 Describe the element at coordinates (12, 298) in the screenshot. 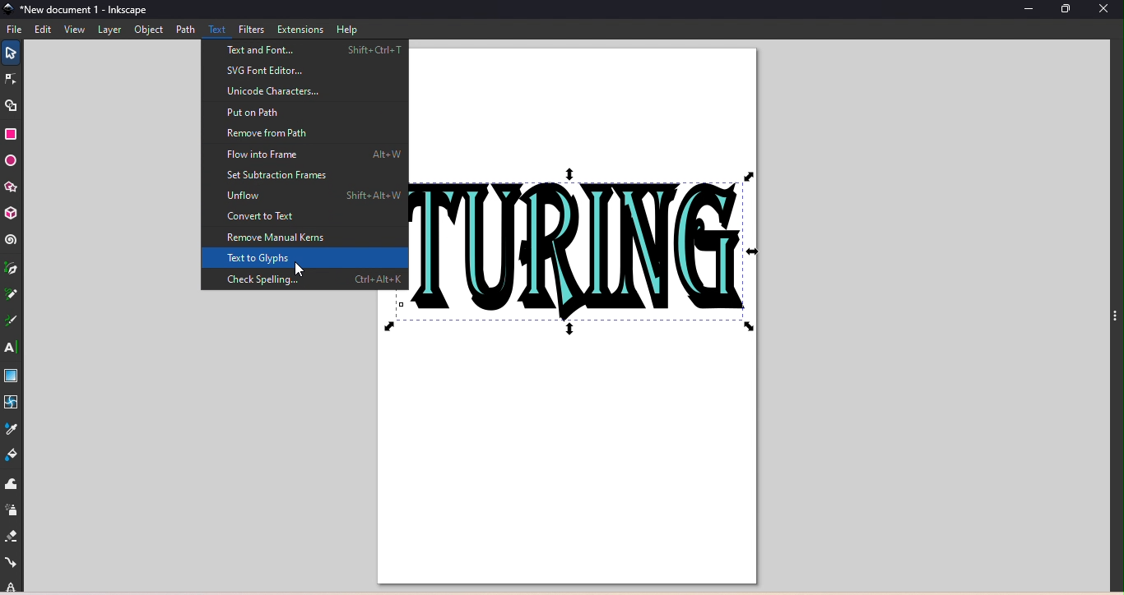

I see `Pencil tool` at that location.